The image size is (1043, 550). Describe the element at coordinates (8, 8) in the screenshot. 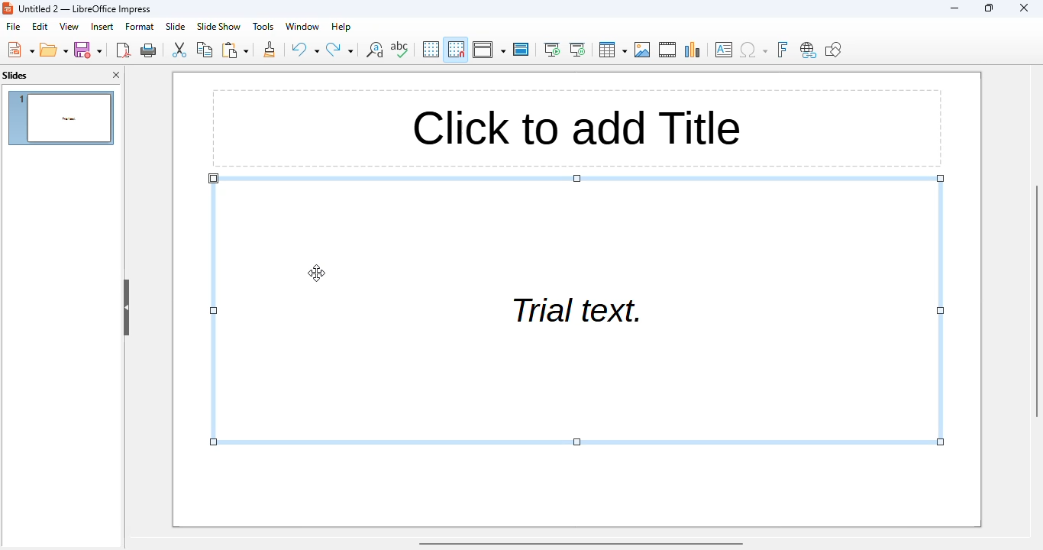

I see `logo` at that location.